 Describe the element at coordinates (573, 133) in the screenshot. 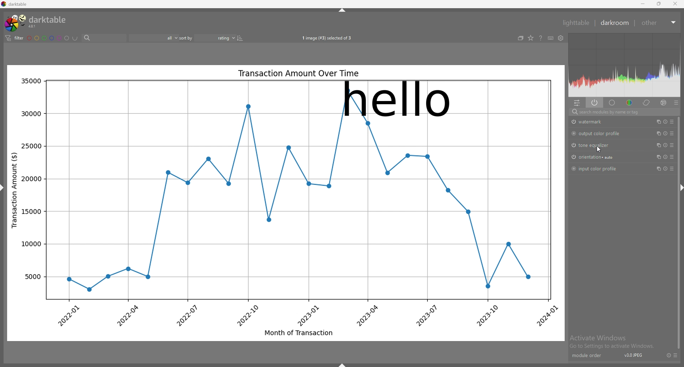

I see `switch off/on` at that location.